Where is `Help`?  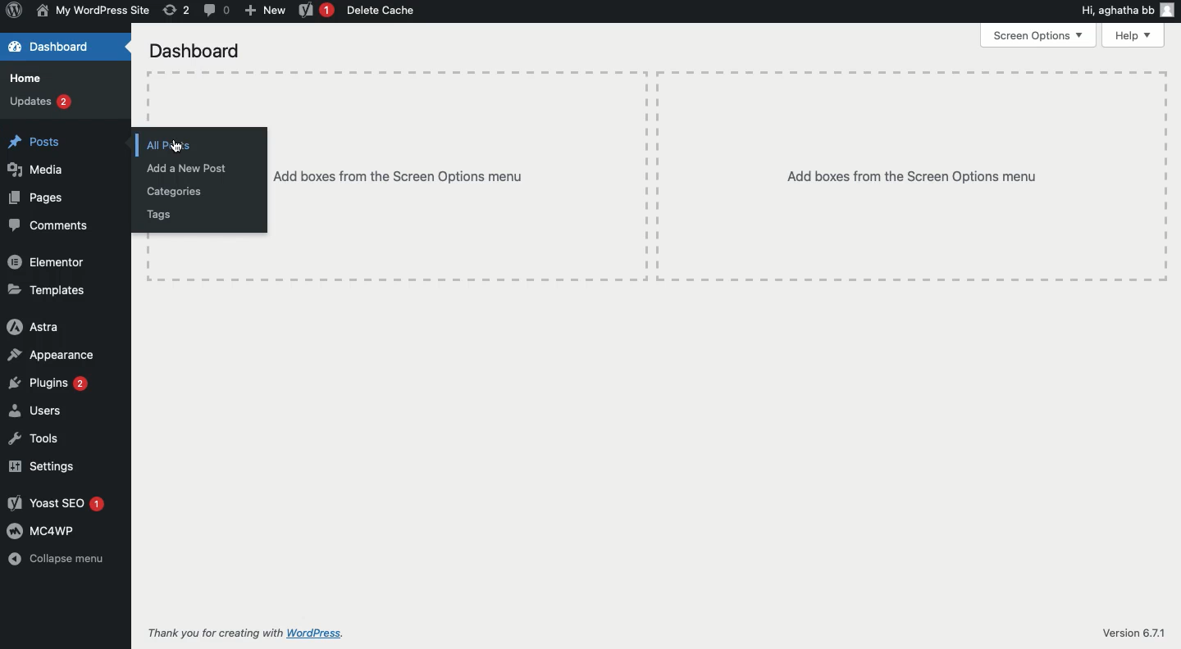 Help is located at coordinates (1137, 35).